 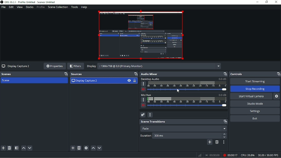 I want to click on Filters, so click(x=76, y=66).